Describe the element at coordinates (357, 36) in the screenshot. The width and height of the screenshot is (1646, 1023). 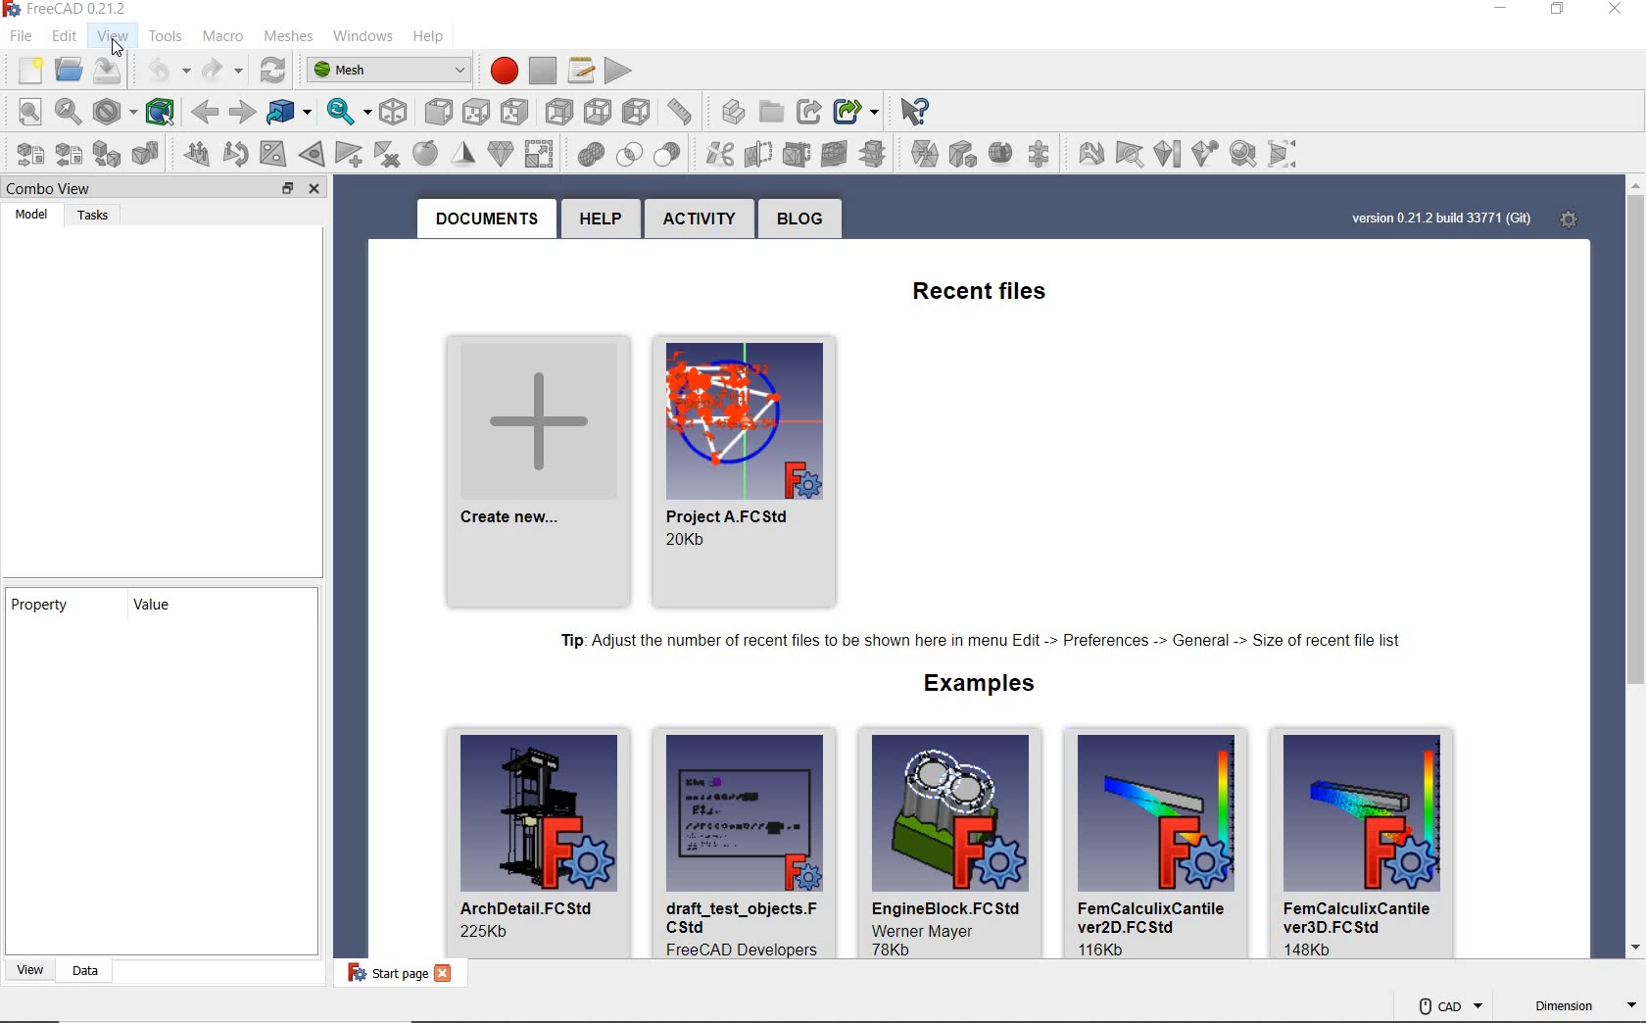
I see `windows` at that location.